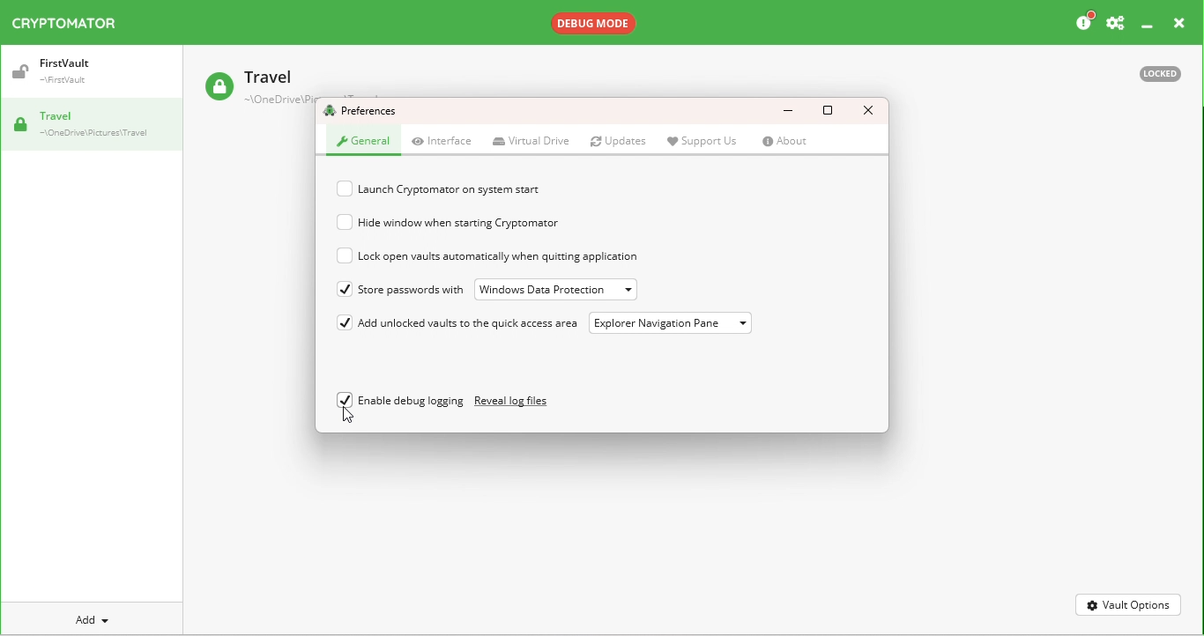  I want to click on Launch cryptomator on system start, so click(486, 189).